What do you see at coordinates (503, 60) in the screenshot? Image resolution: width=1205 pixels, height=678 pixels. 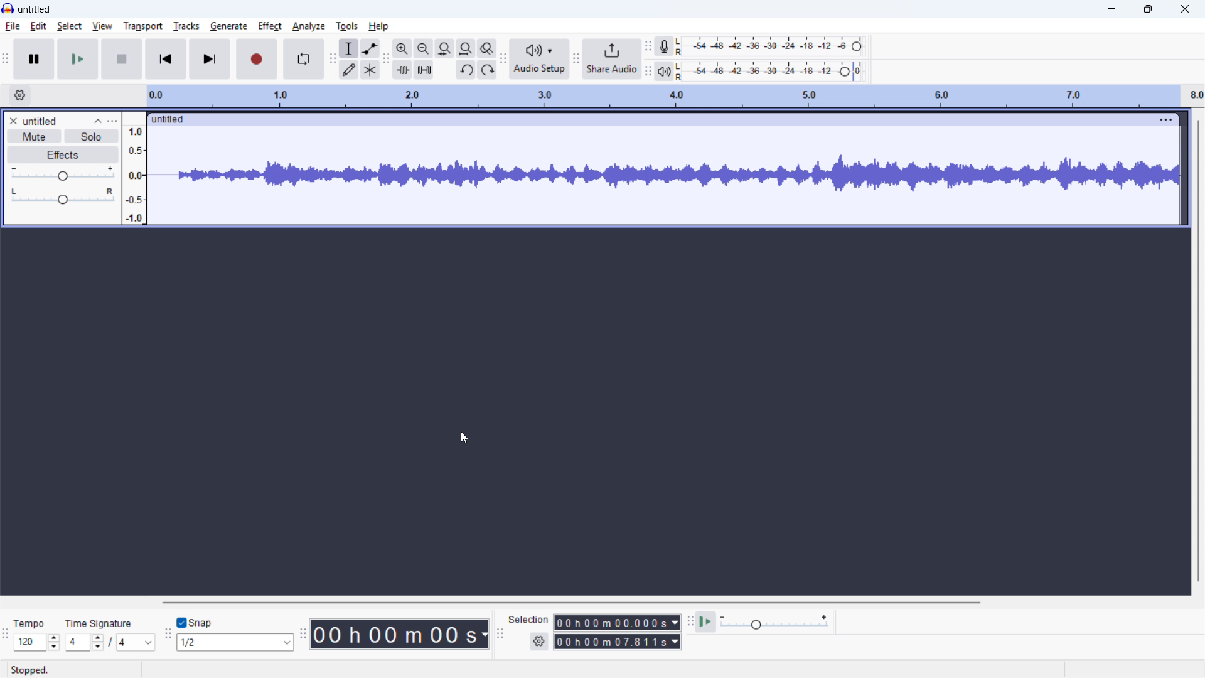 I see `Audio setup toolbar ` at bounding box center [503, 60].